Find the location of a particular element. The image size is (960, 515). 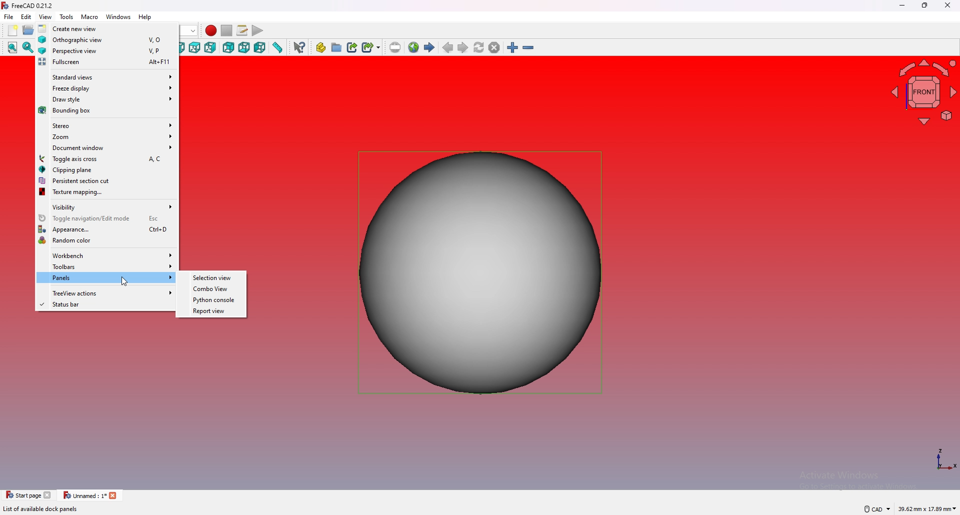

fullscreen is located at coordinates (106, 62).